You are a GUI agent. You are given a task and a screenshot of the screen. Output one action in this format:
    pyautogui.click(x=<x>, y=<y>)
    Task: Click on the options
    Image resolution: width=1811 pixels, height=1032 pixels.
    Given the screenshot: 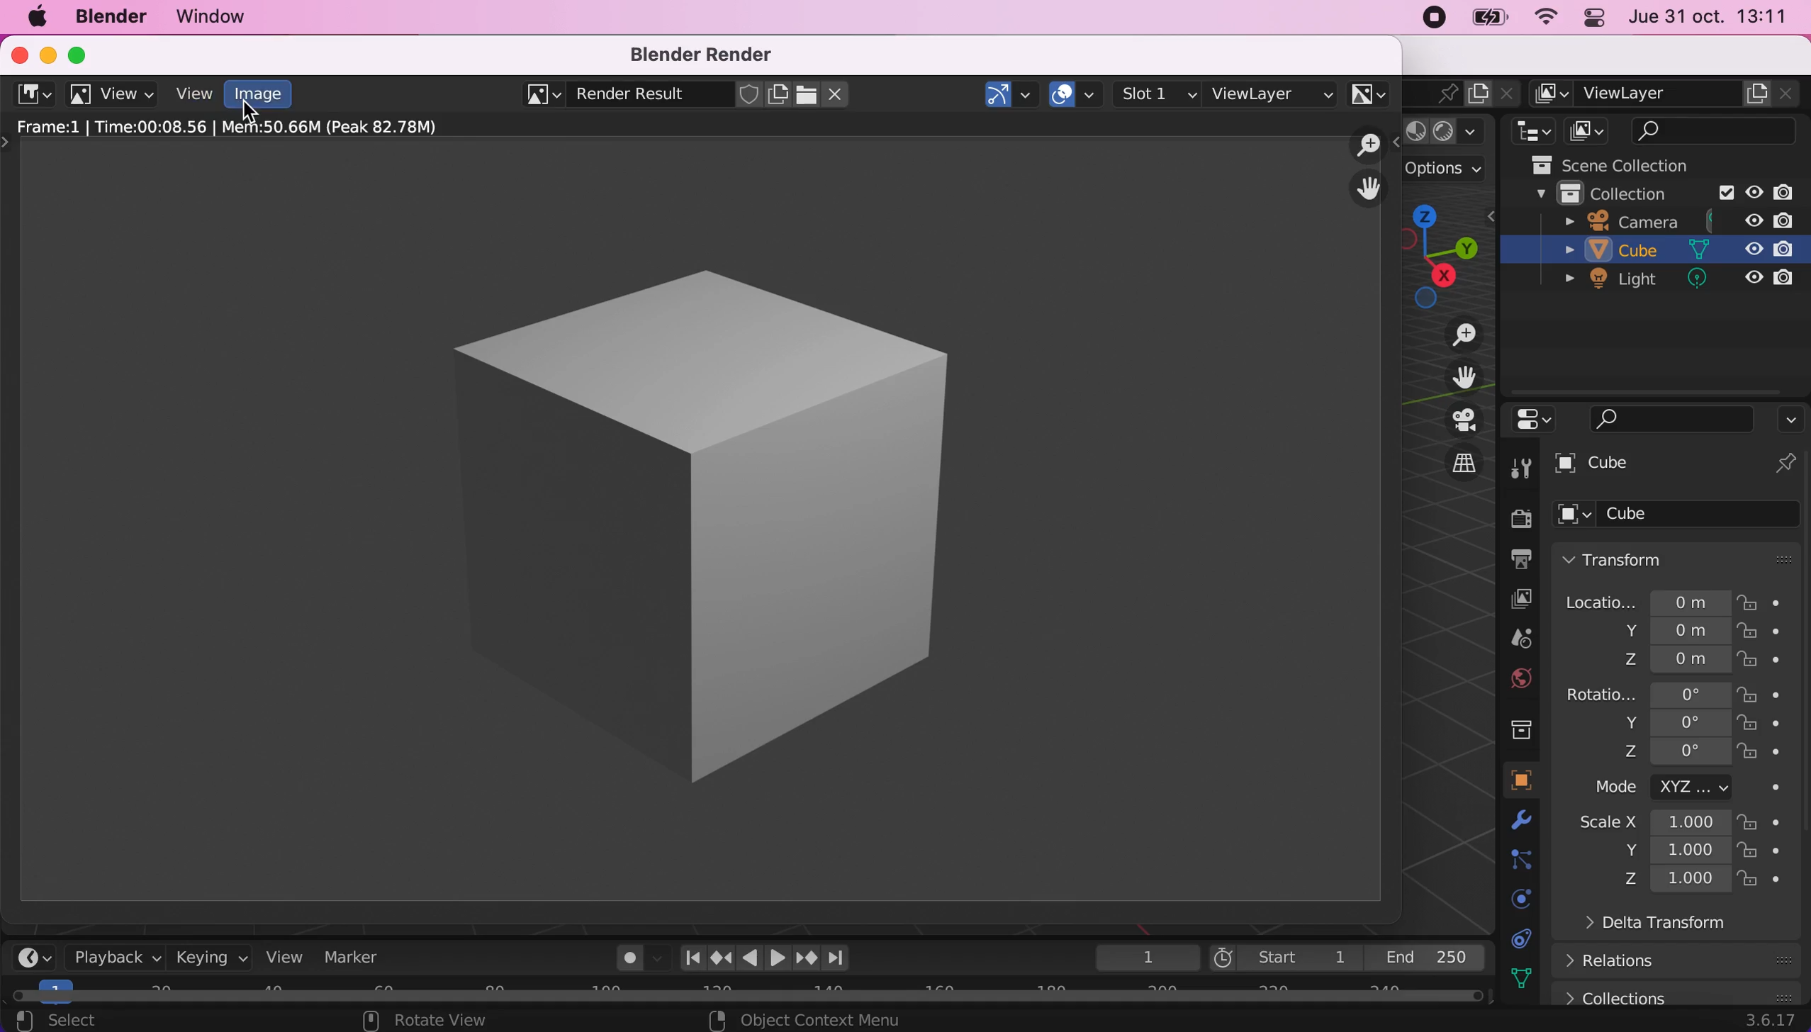 What is the action you would take?
    pyautogui.click(x=1454, y=172)
    